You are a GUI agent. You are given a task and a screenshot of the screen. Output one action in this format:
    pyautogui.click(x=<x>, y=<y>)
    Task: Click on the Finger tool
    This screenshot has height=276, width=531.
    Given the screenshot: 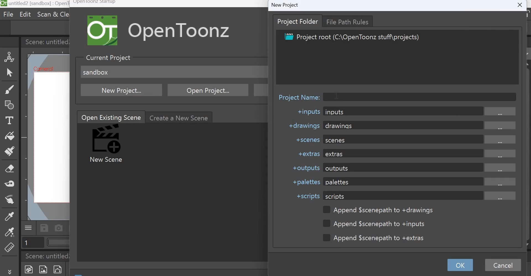 What is the action you would take?
    pyautogui.click(x=12, y=201)
    